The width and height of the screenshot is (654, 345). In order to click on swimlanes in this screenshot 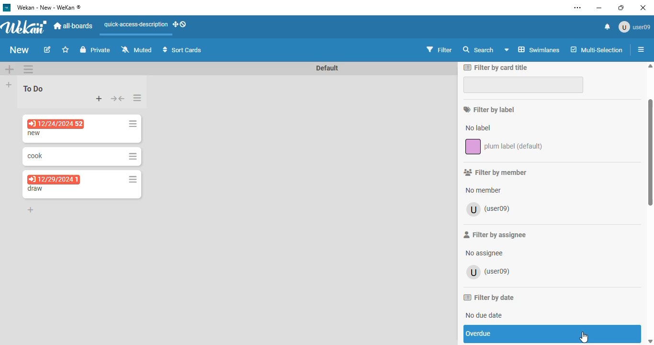, I will do `click(532, 49)`.